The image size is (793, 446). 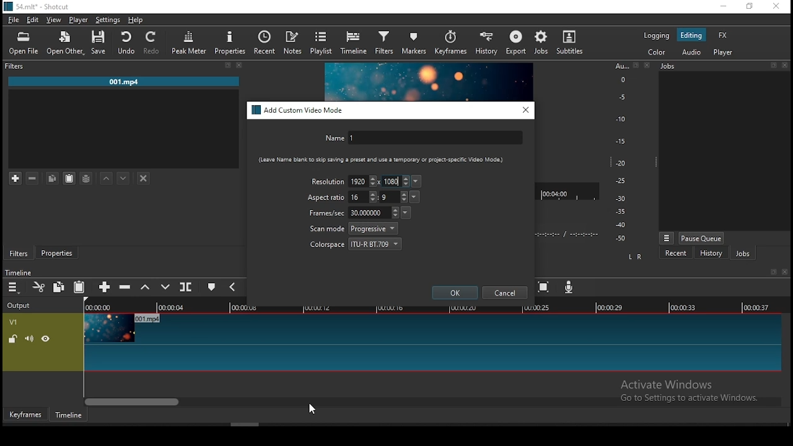 I want to click on 00:04:00, so click(x=556, y=191).